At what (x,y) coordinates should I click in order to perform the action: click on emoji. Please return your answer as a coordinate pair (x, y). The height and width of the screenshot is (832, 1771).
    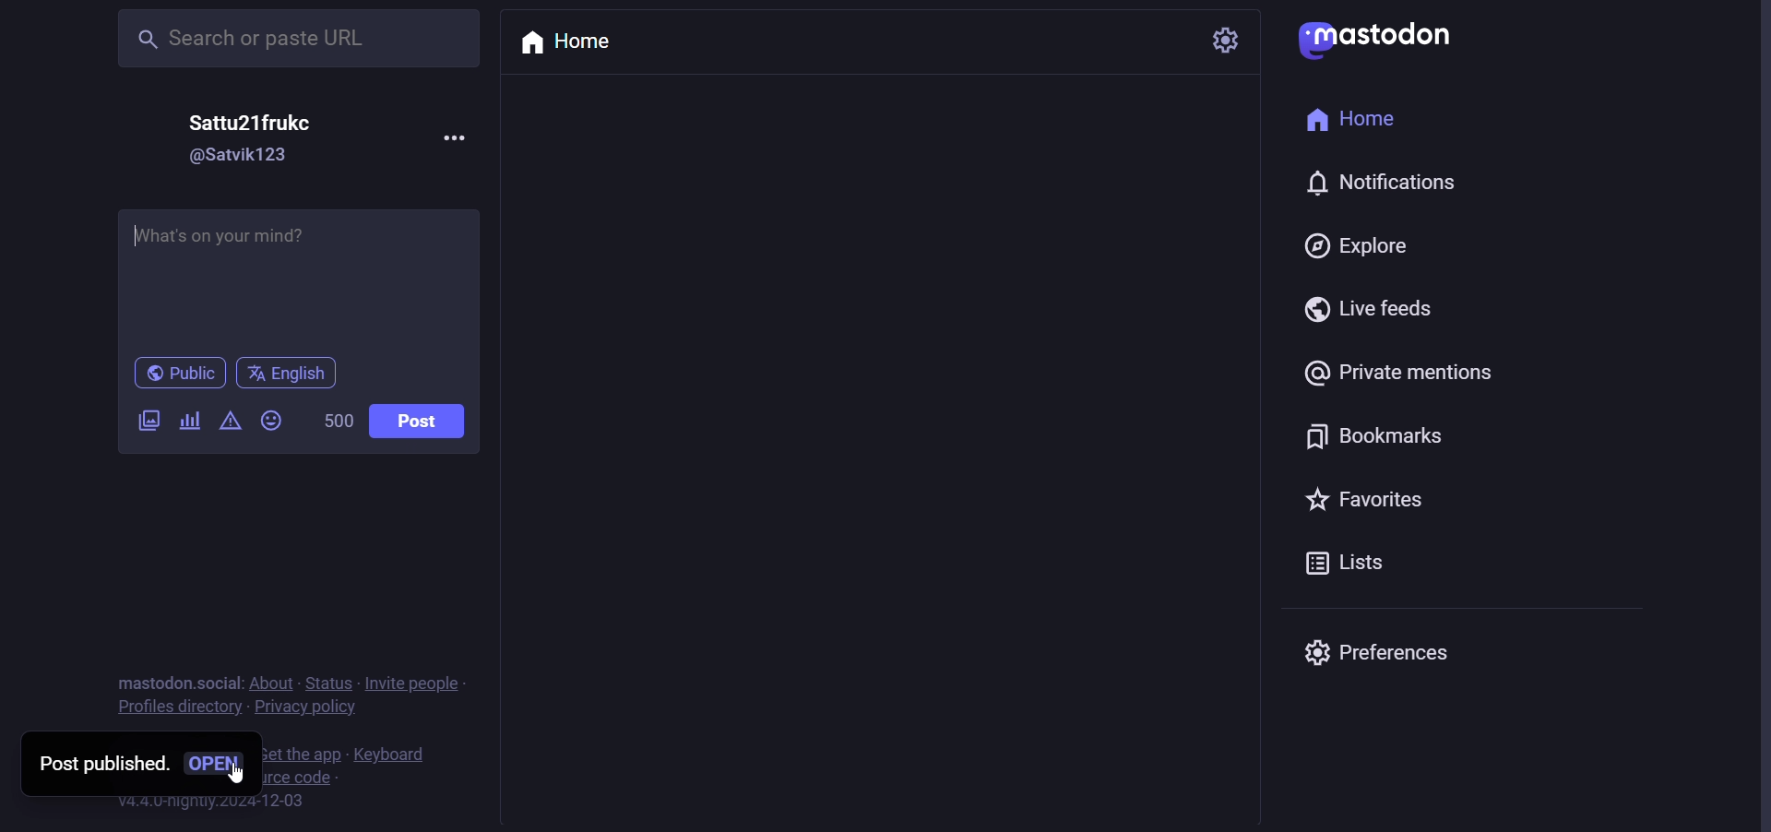
    Looking at the image, I should click on (271, 422).